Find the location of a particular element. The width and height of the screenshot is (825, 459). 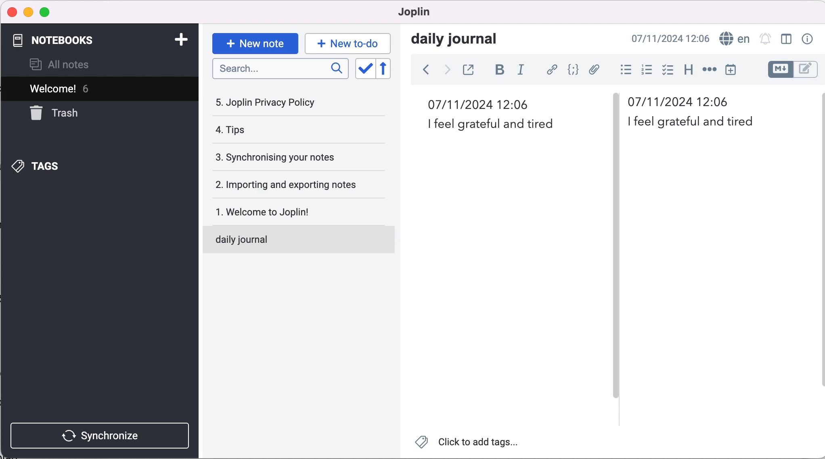

daily journal is located at coordinates (462, 40).